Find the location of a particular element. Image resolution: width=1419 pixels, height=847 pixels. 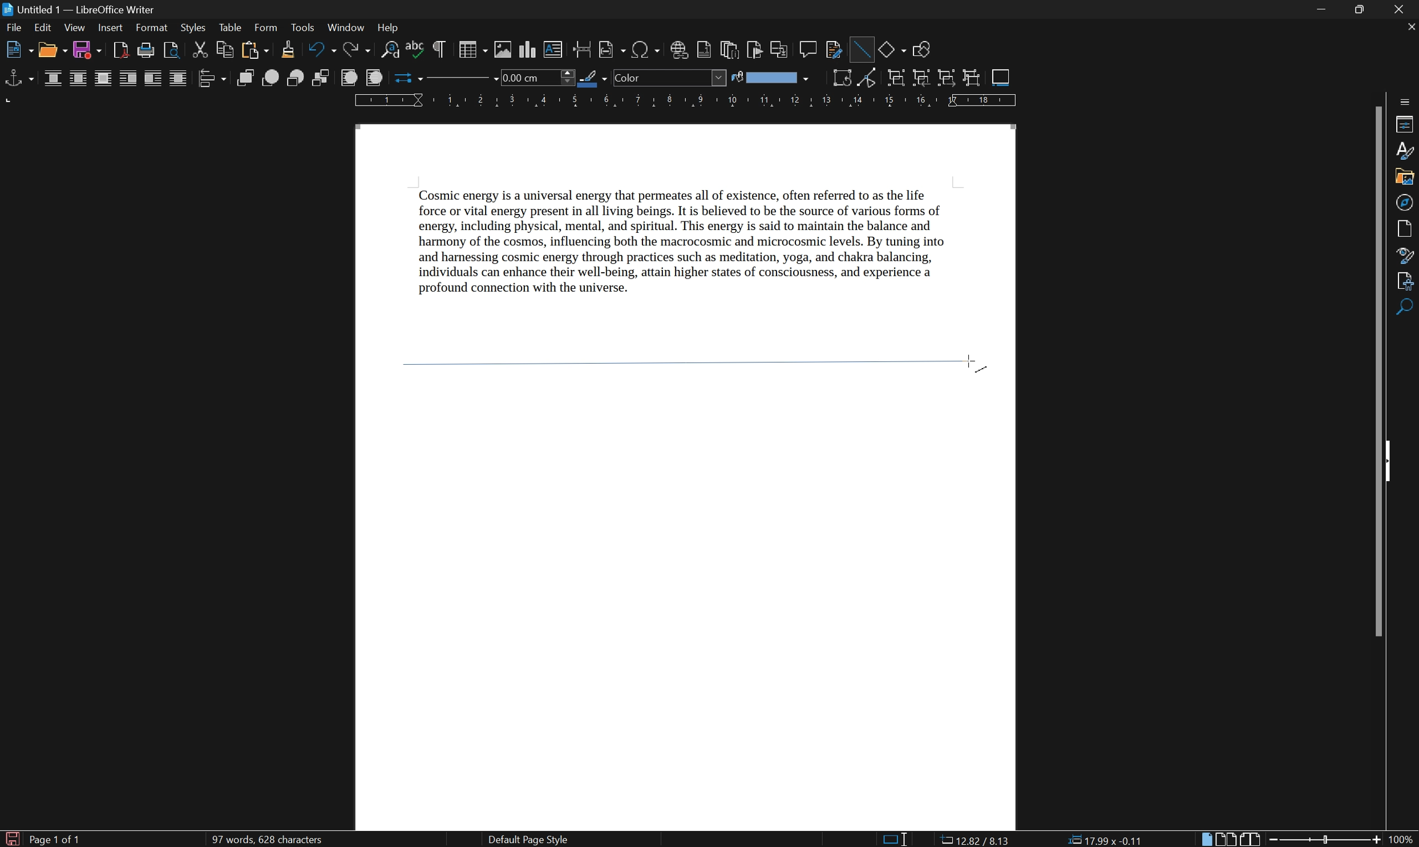

insert cross reference is located at coordinates (781, 50).